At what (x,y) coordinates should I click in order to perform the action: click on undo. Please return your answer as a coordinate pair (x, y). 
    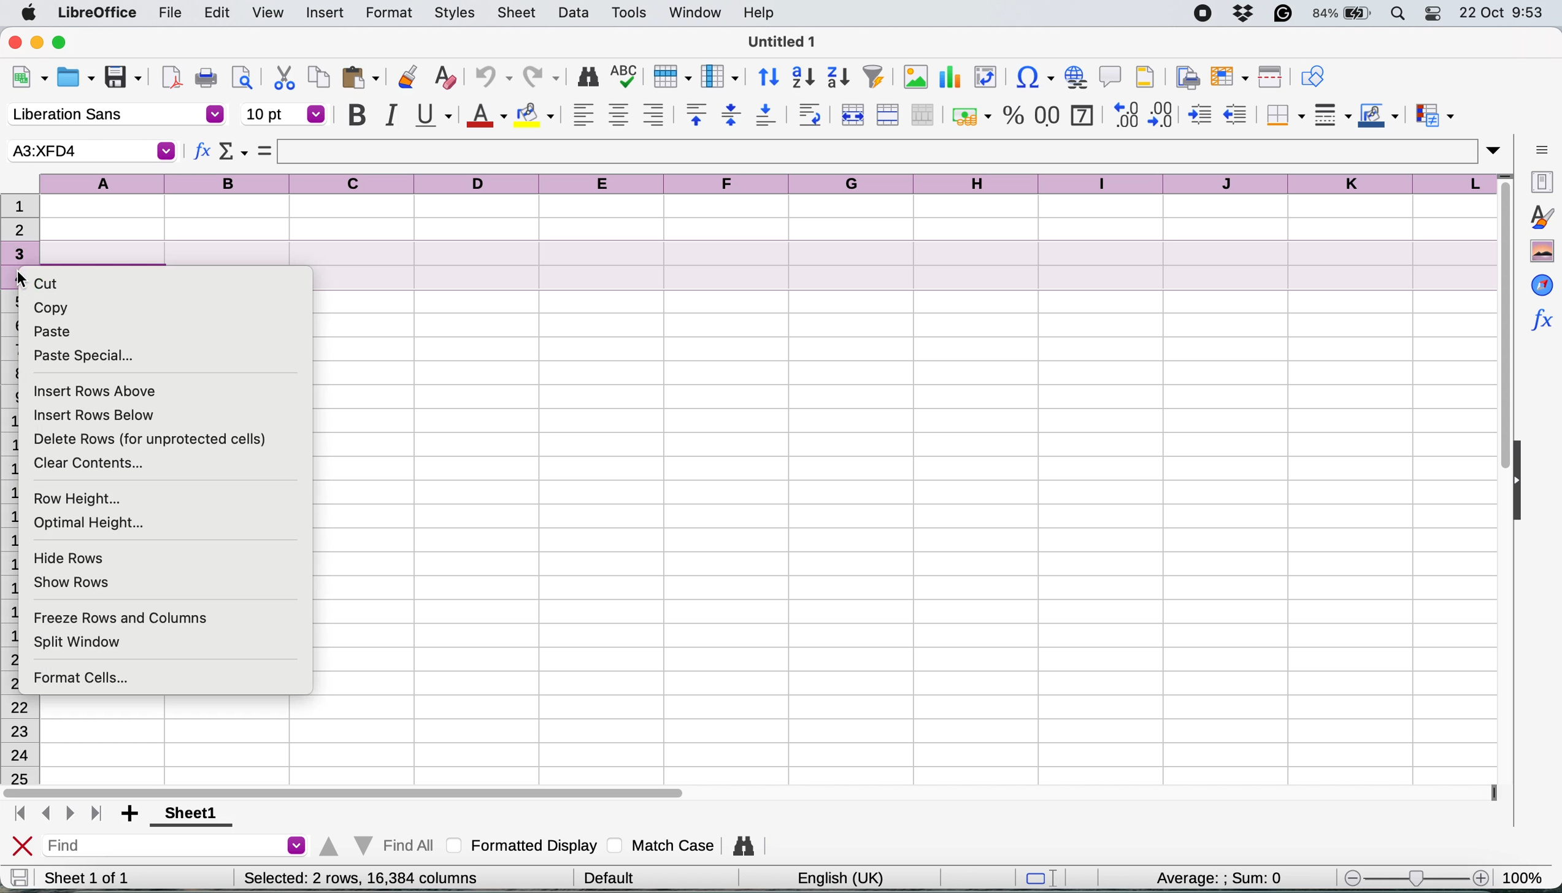
    Looking at the image, I should click on (488, 79).